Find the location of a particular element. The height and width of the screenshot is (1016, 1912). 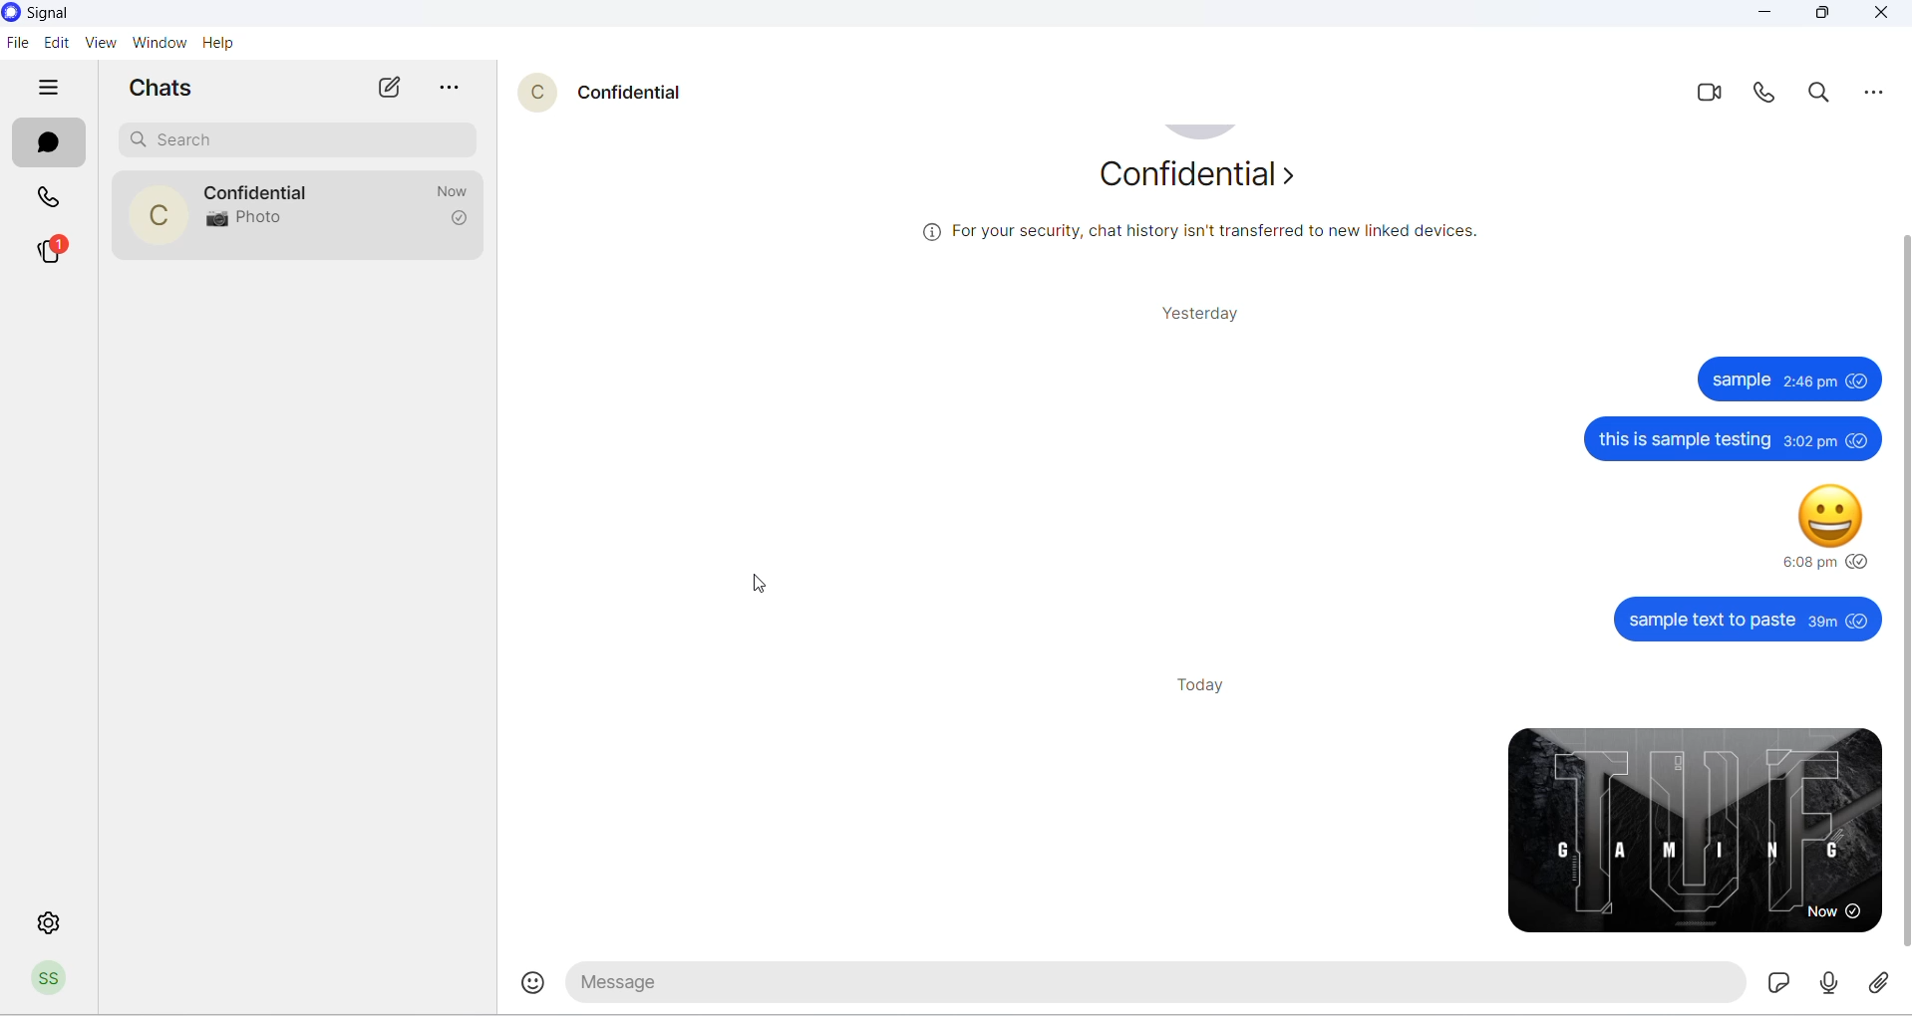

file sent is located at coordinates (1693, 826).